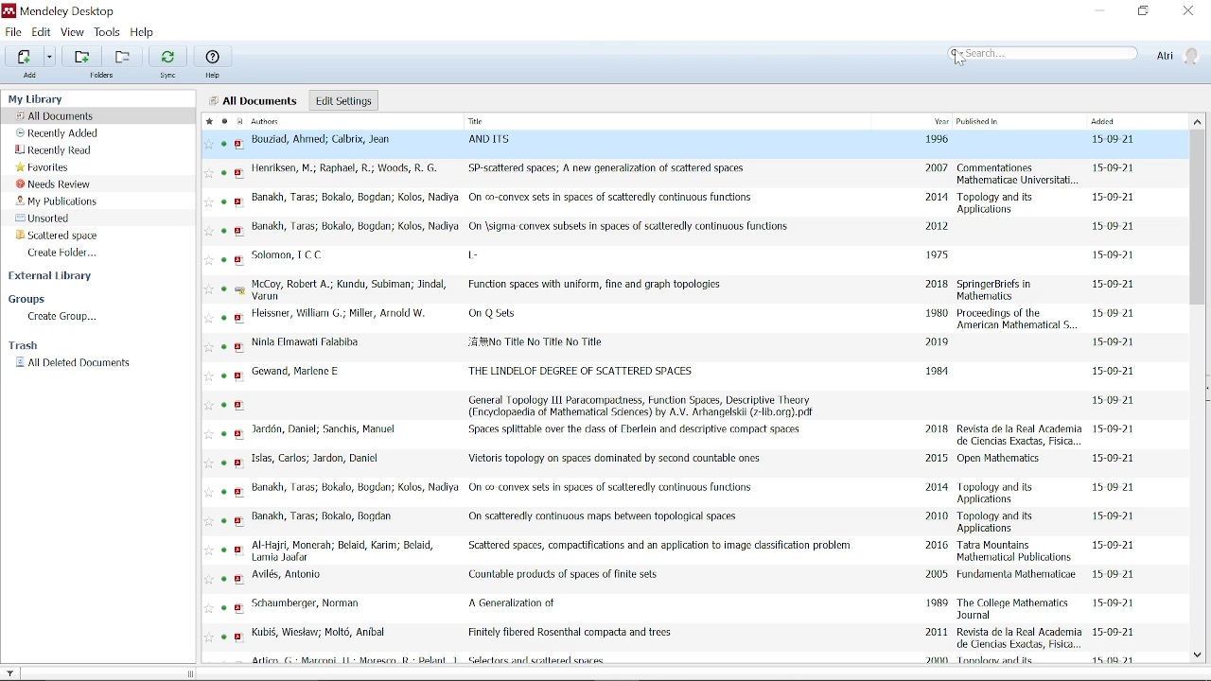 This screenshot has height=681, width=1211. What do you see at coordinates (688, 492) in the screenshot?
I see `Banakh, Taras; Bokalo, Bogdan; Kolos, Nadiya On co convex sels in spaces of scalteredly continuous fundions 2014 Topology and its Applications 15-09-21` at bounding box center [688, 492].